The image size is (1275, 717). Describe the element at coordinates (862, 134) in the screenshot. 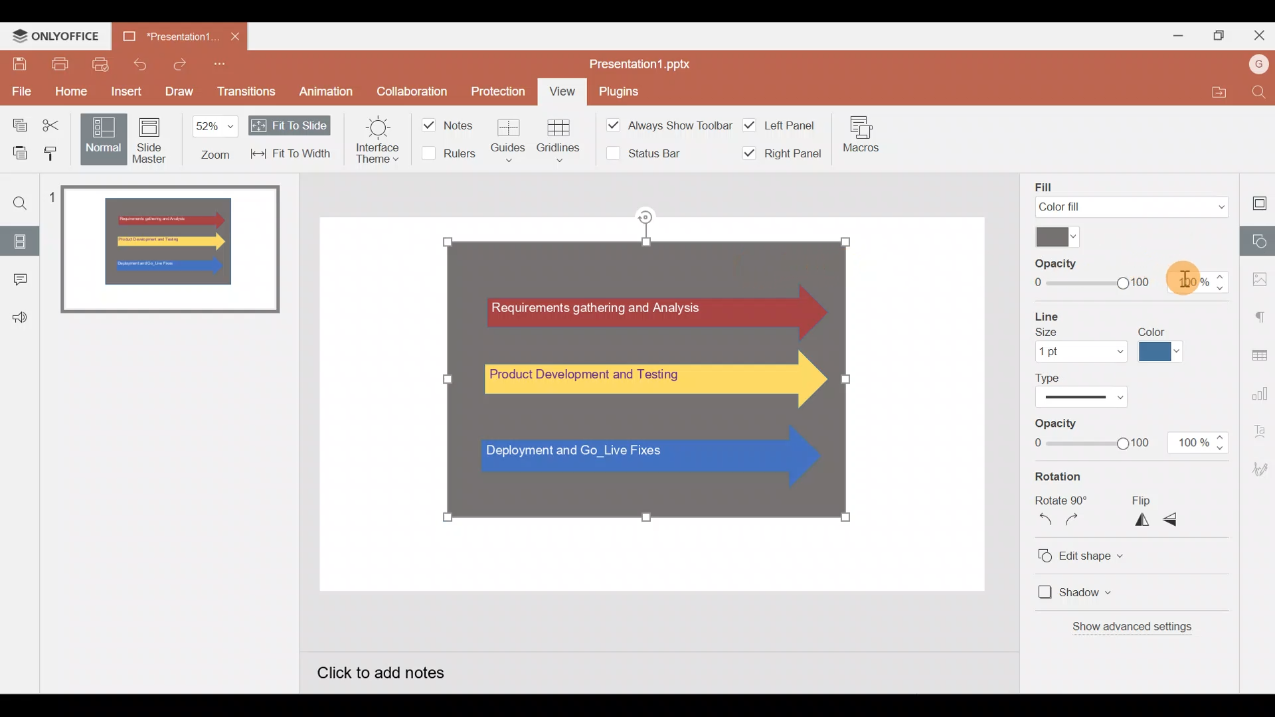

I see `Macros` at that location.